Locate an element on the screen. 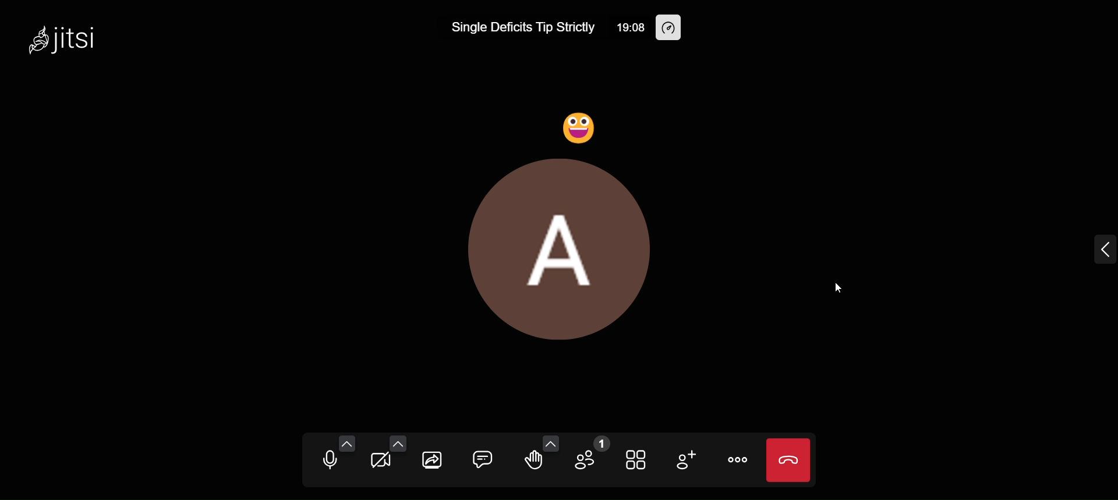 The image size is (1118, 500). invite people is located at coordinates (685, 458).